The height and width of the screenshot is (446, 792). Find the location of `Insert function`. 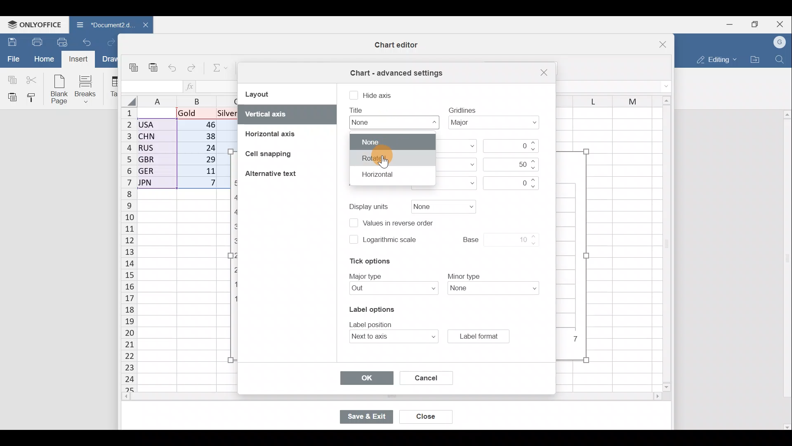

Insert function is located at coordinates (191, 86).